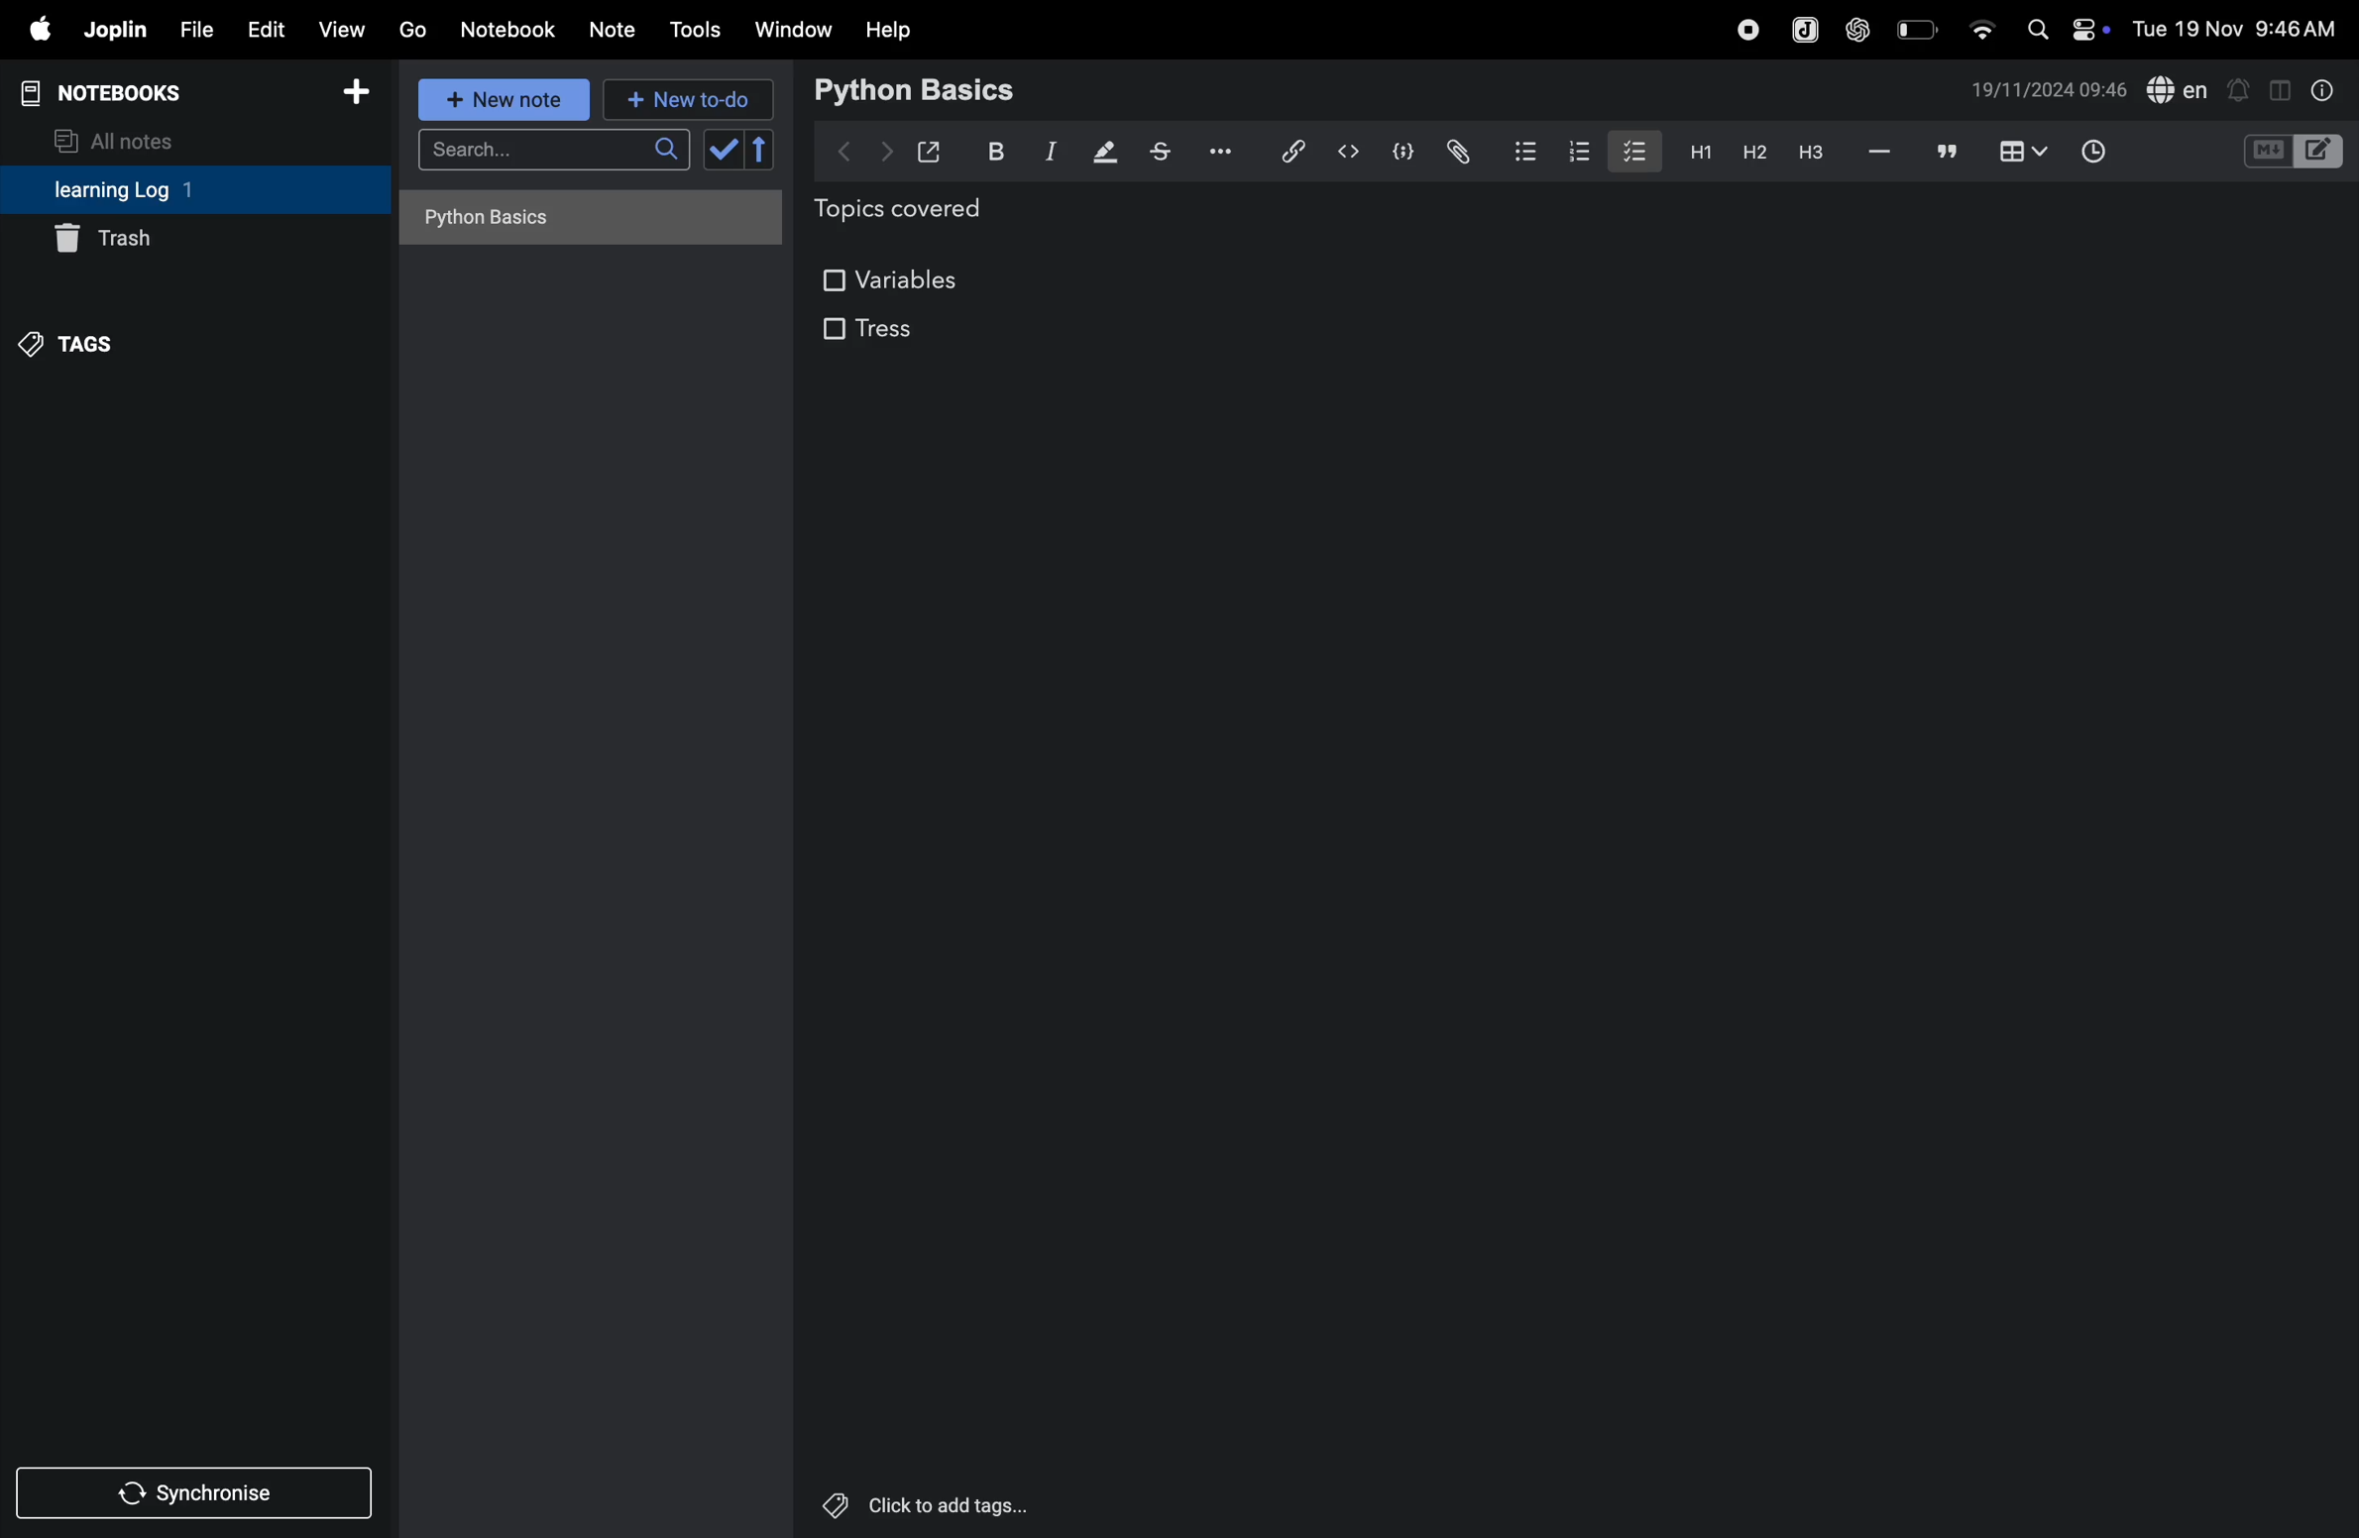 Image resolution: width=2359 pixels, height=1538 pixels. I want to click on insert code, so click(1350, 152).